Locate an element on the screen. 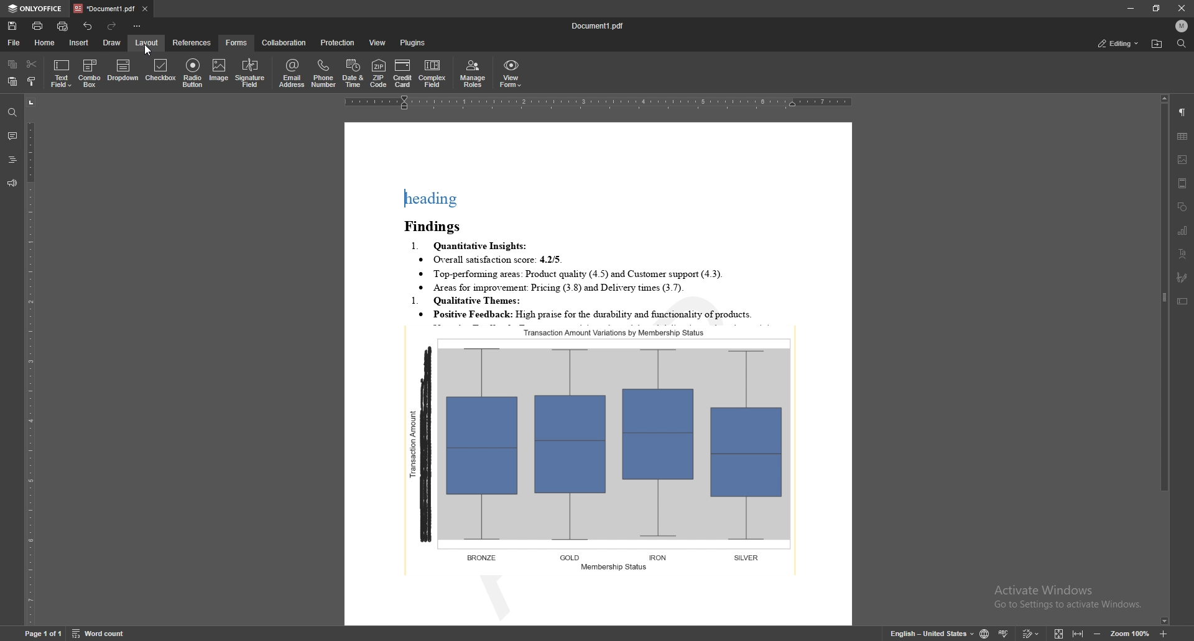 This screenshot has width=1194, height=641. undo is located at coordinates (89, 26).